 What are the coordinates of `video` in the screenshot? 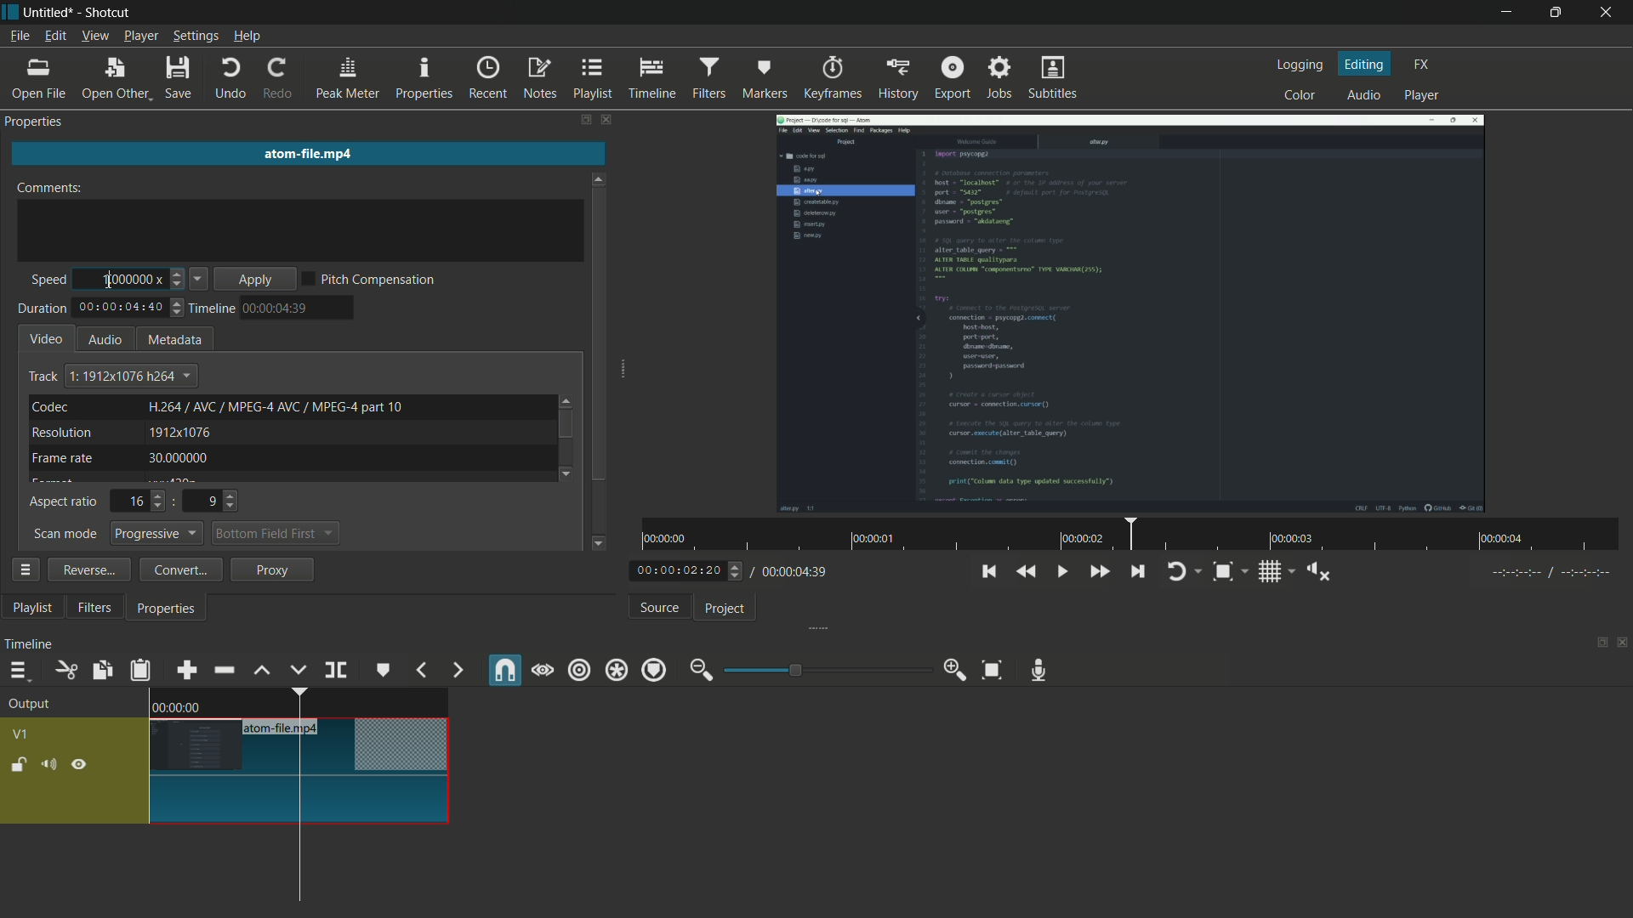 It's located at (47, 338).